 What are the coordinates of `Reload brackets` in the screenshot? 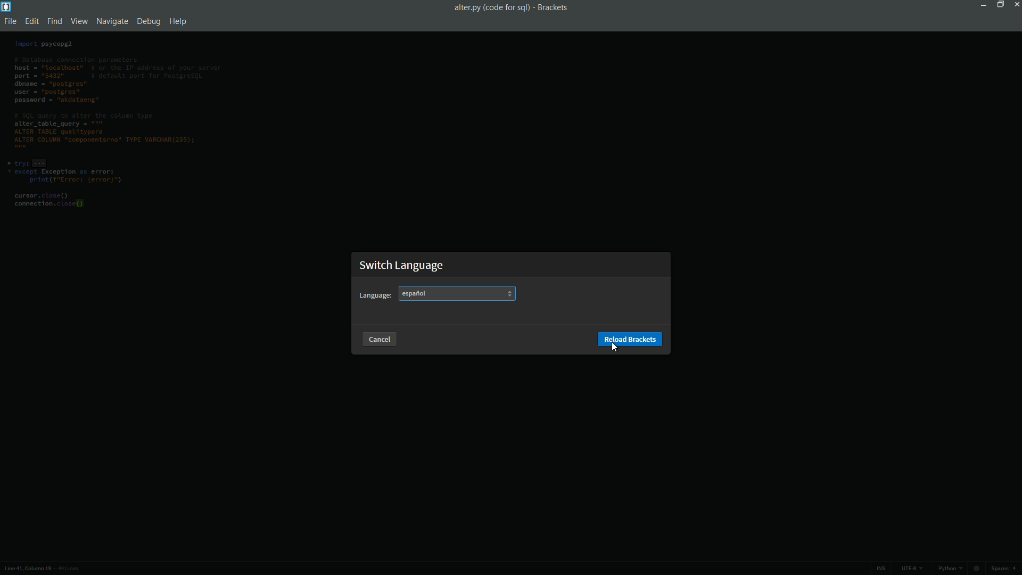 It's located at (629, 339).